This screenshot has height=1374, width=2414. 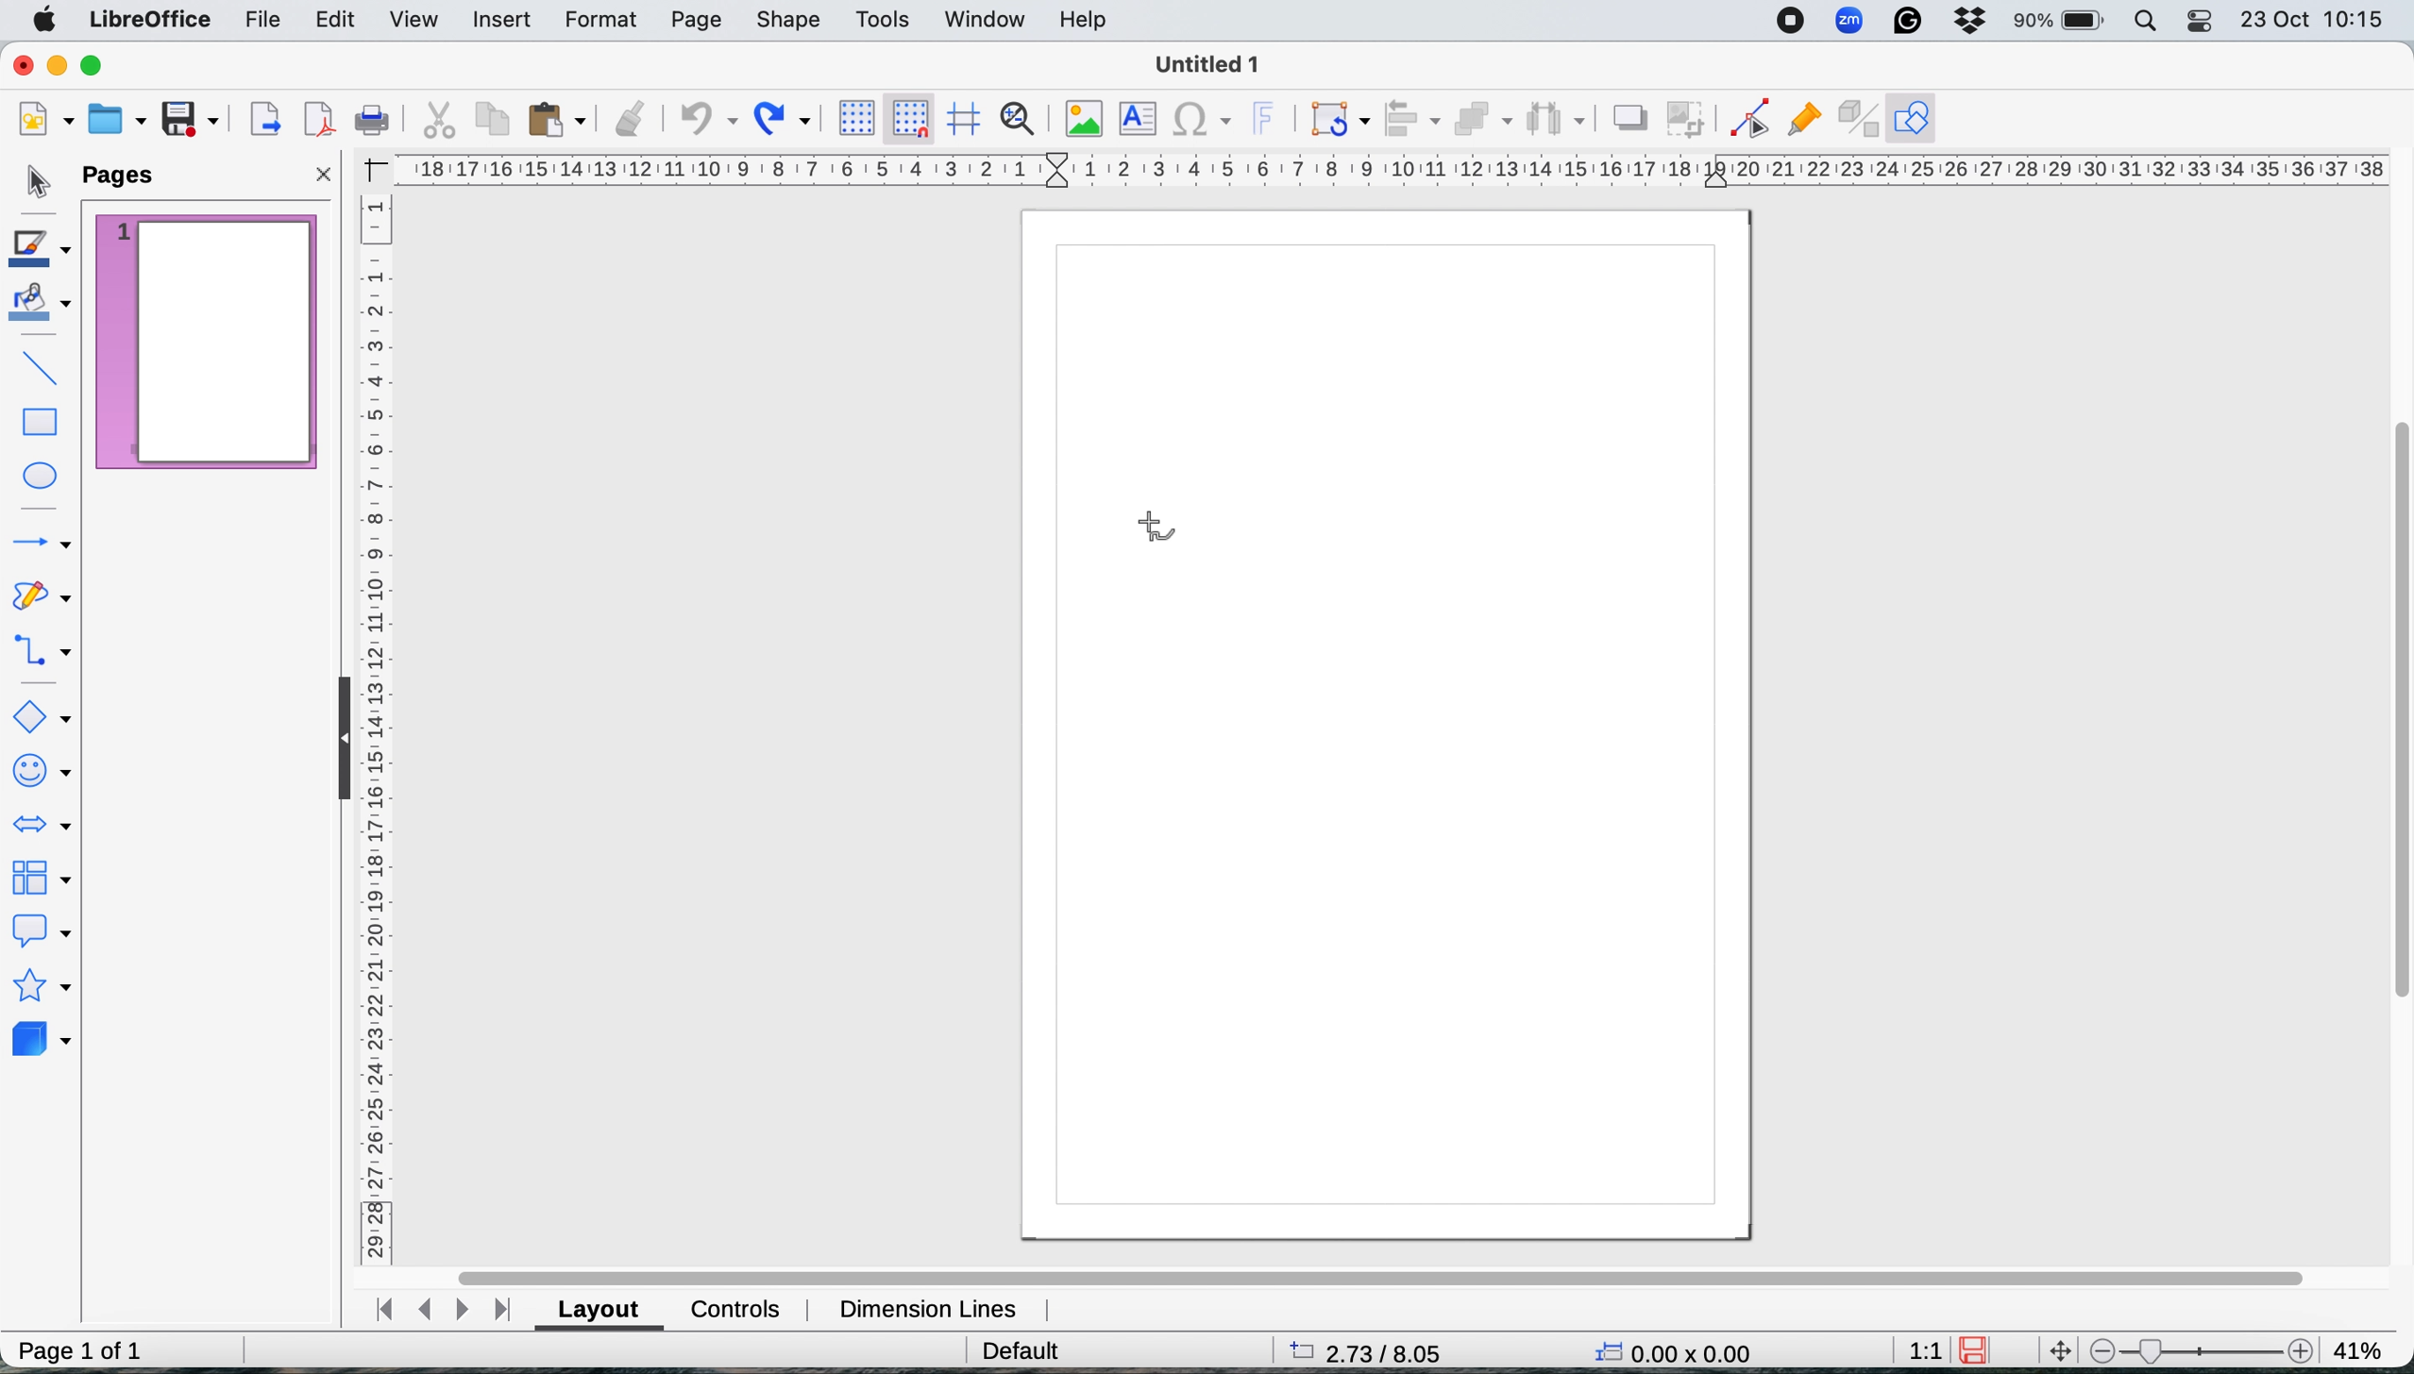 What do you see at coordinates (93, 65) in the screenshot?
I see `maximise` at bounding box center [93, 65].